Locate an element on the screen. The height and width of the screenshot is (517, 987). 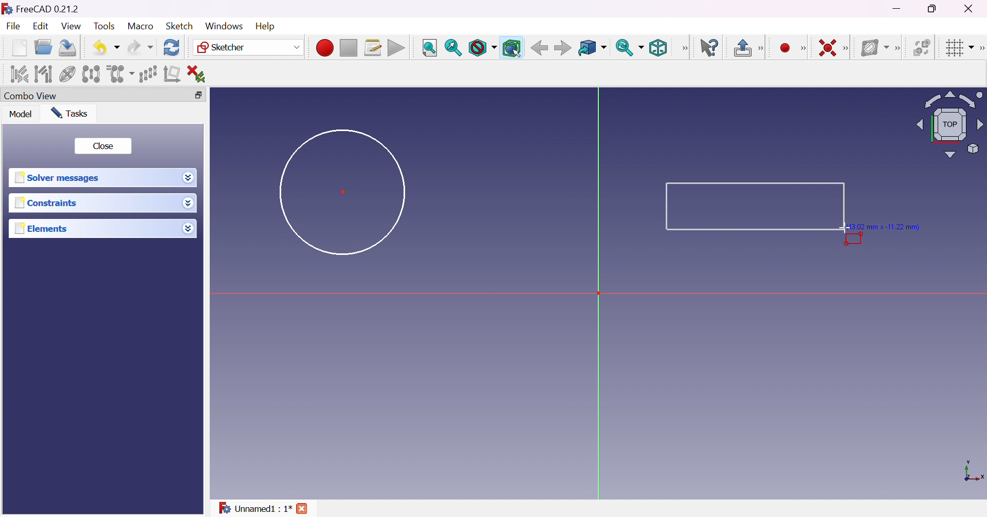
Bounding box is located at coordinates (513, 48).